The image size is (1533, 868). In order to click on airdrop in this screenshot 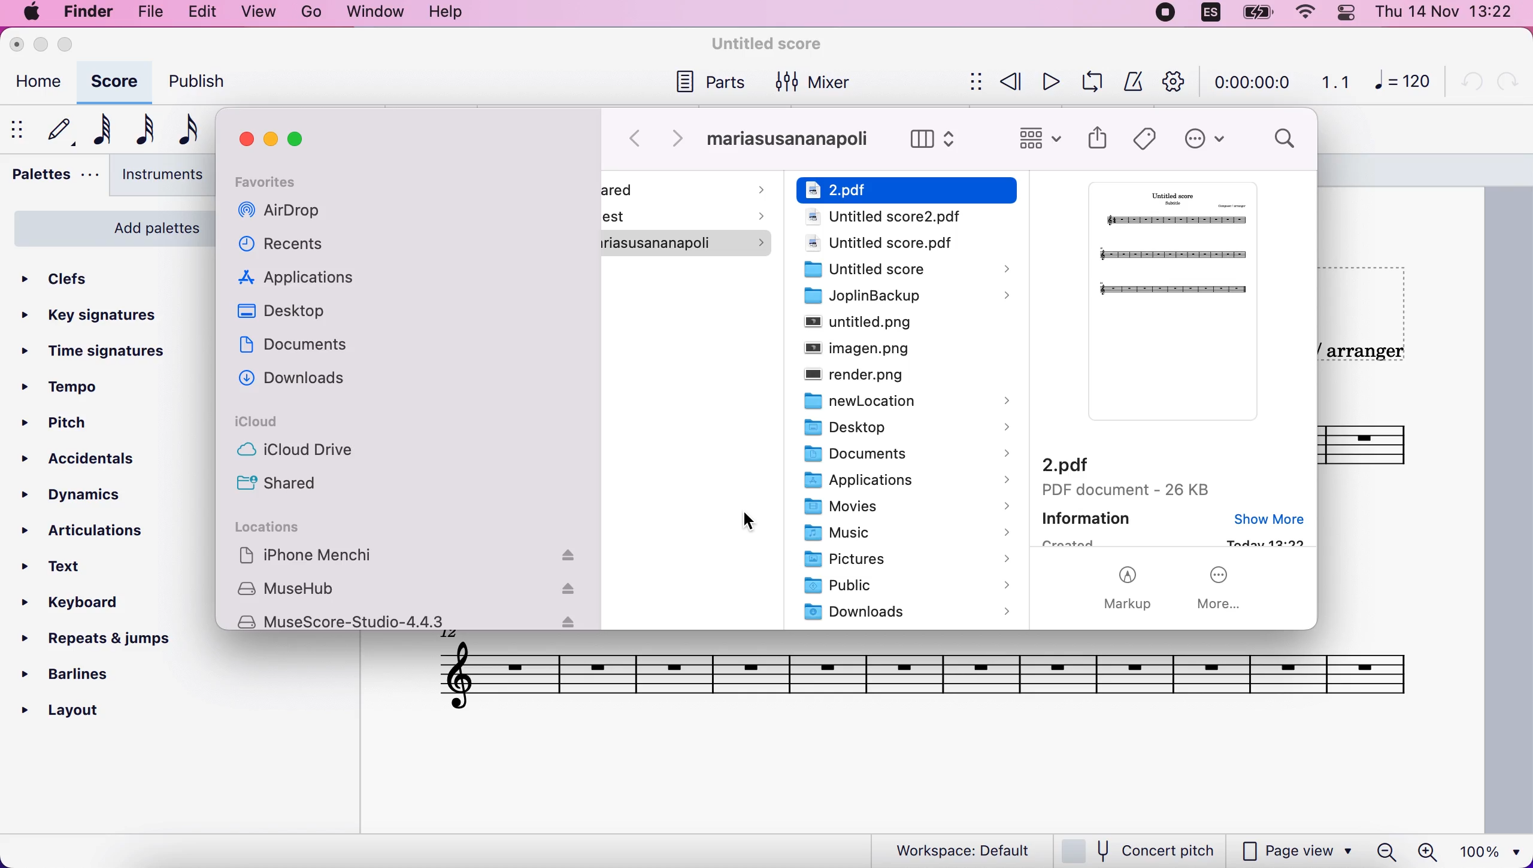, I will do `click(286, 214)`.